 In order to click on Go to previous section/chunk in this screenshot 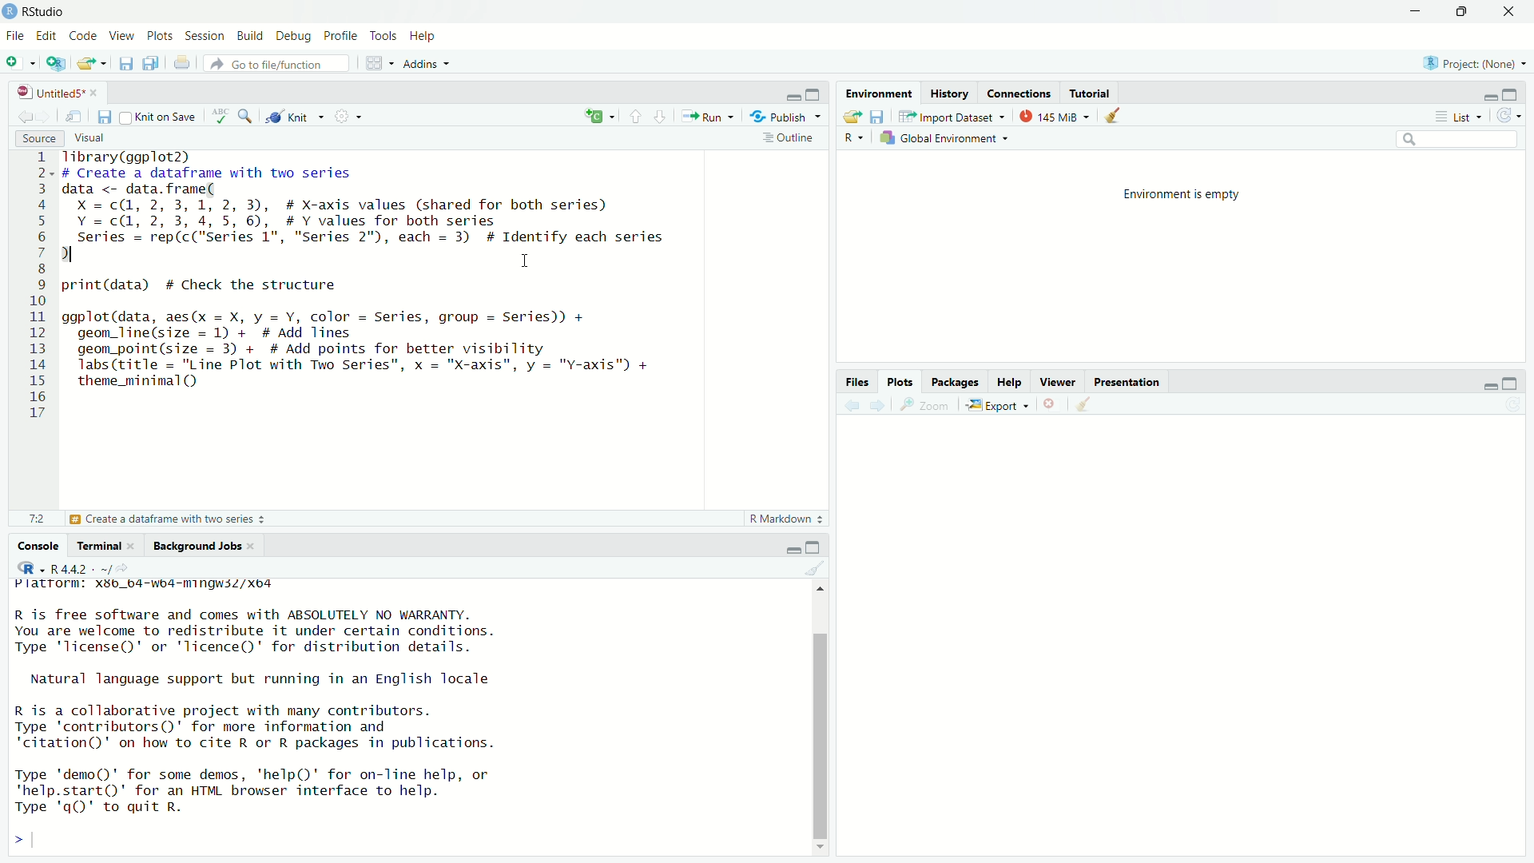, I will do `click(636, 117)`.